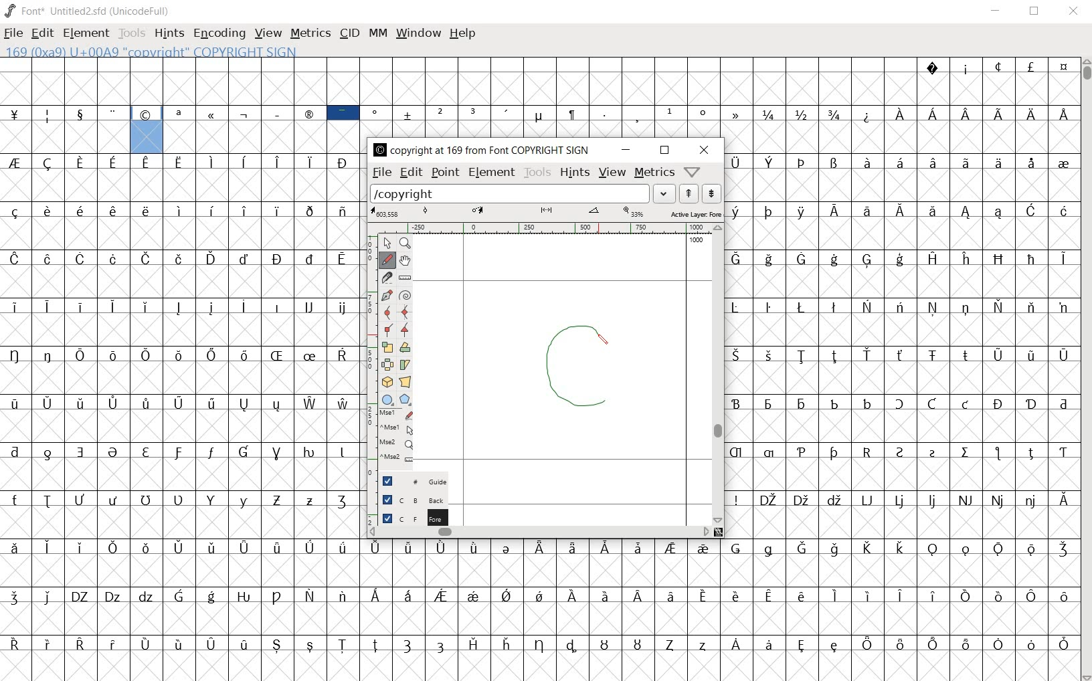 The height and width of the screenshot is (681, 1092). What do you see at coordinates (41, 31) in the screenshot?
I see `edit` at bounding box center [41, 31].